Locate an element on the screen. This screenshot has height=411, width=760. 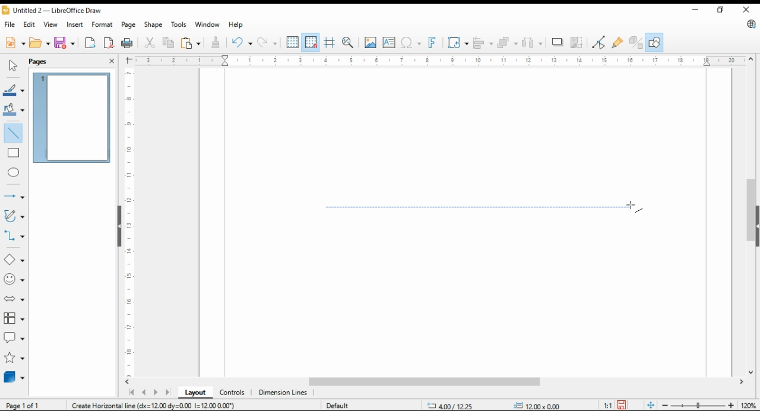
toggle point edit mode is located at coordinates (599, 42).